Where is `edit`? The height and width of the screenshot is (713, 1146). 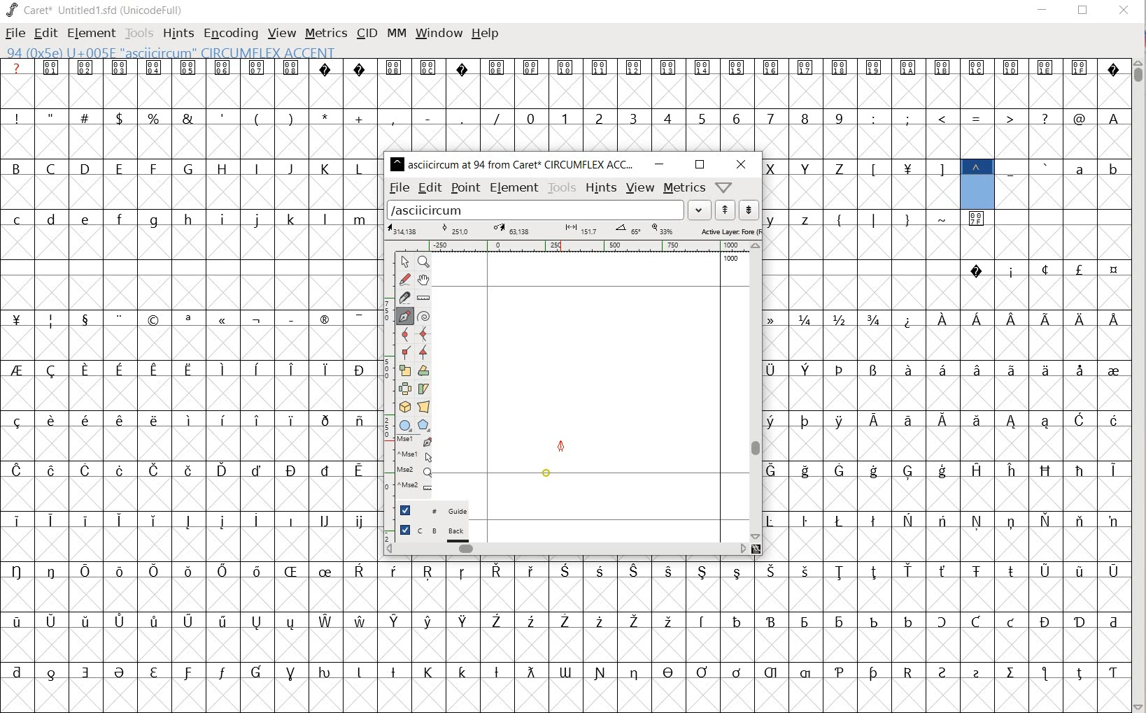
edit is located at coordinates (430, 188).